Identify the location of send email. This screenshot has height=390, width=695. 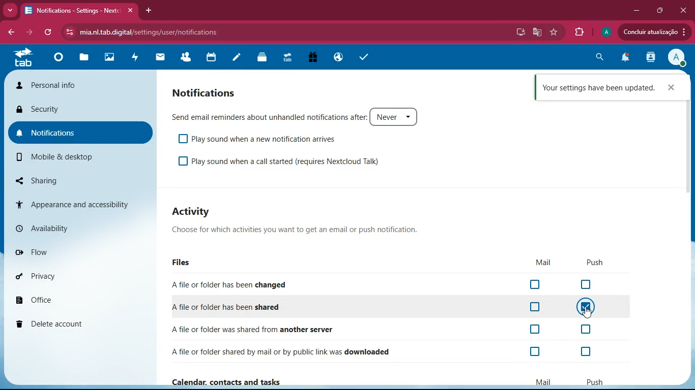
(267, 117).